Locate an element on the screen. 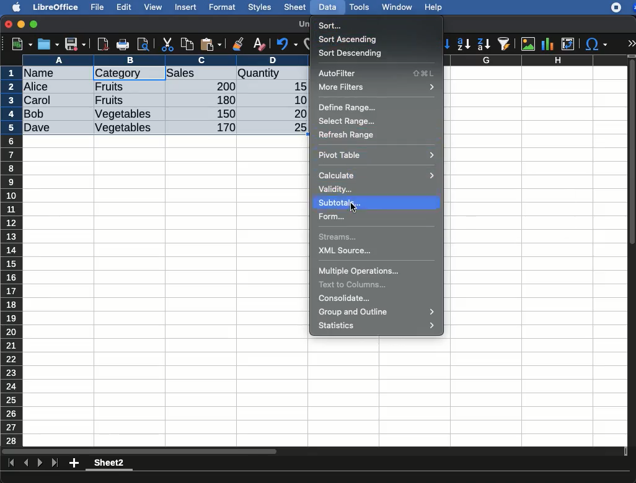  Alice is located at coordinates (37, 87).